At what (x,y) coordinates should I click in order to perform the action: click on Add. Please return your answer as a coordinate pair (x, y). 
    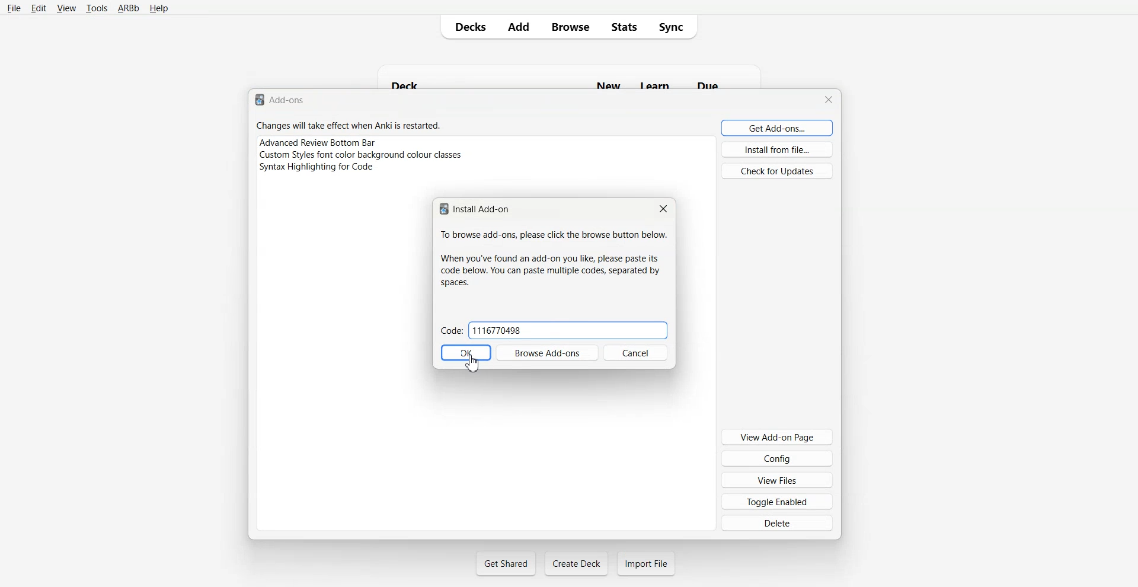
    Looking at the image, I should click on (518, 27).